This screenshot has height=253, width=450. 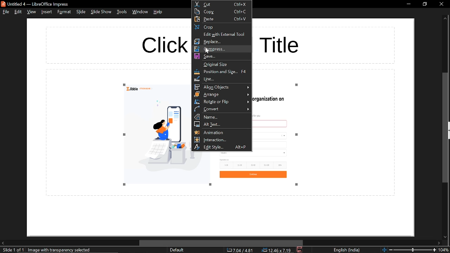 I want to click on replace, so click(x=221, y=42).